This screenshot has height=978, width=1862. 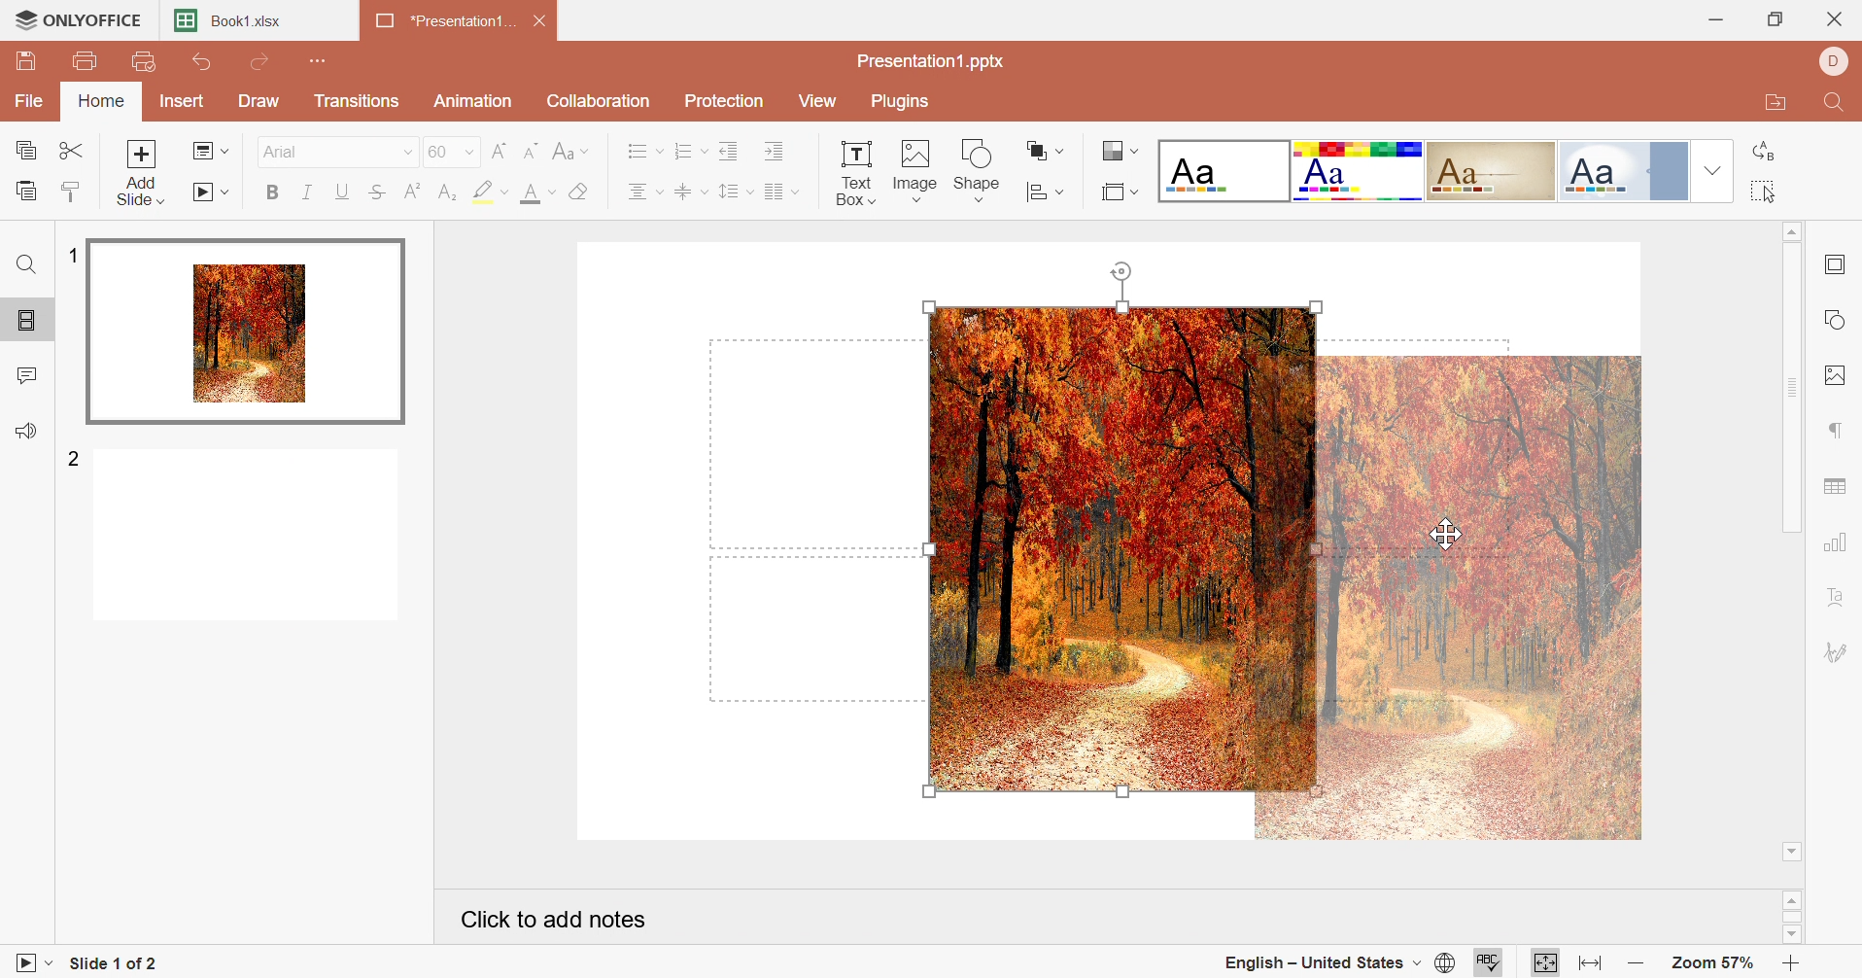 I want to click on Image settings, so click(x=1834, y=376).